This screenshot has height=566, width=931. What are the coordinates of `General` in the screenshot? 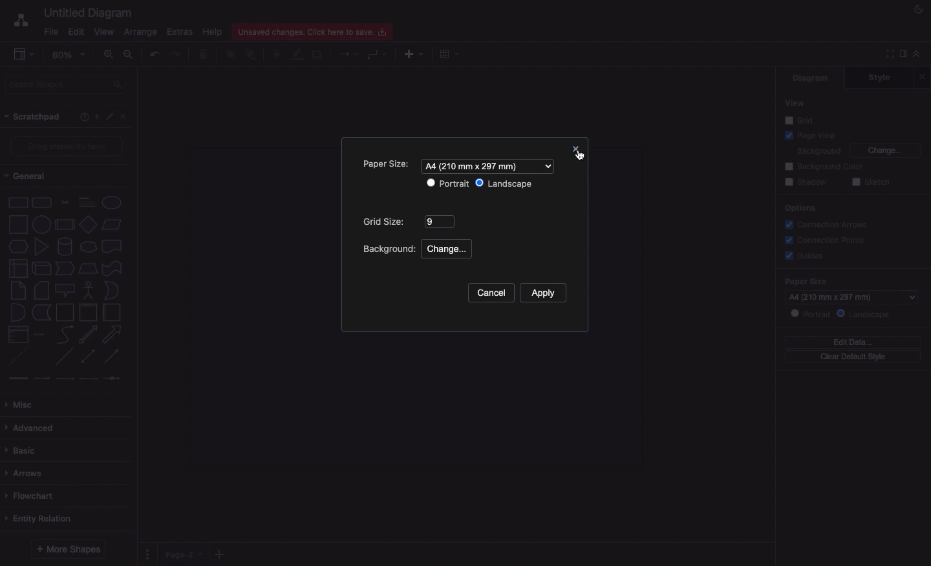 It's located at (31, 176).